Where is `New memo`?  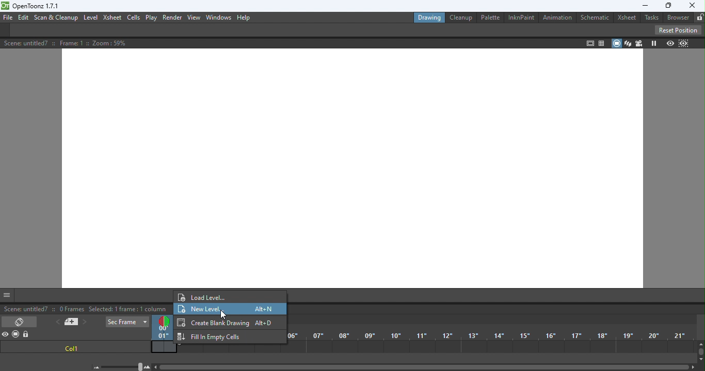
New memo is located at coordinates (71, 323).